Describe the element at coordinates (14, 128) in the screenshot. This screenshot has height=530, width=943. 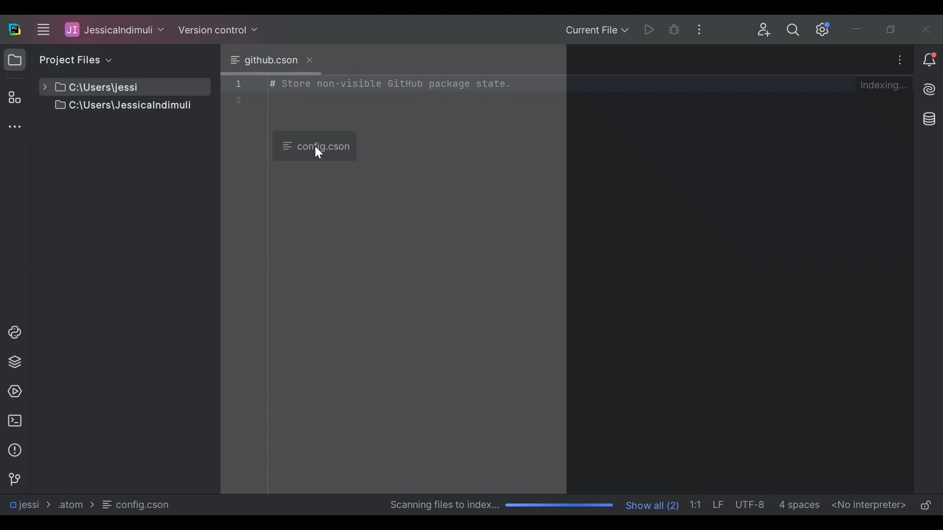
I see `` at that location.